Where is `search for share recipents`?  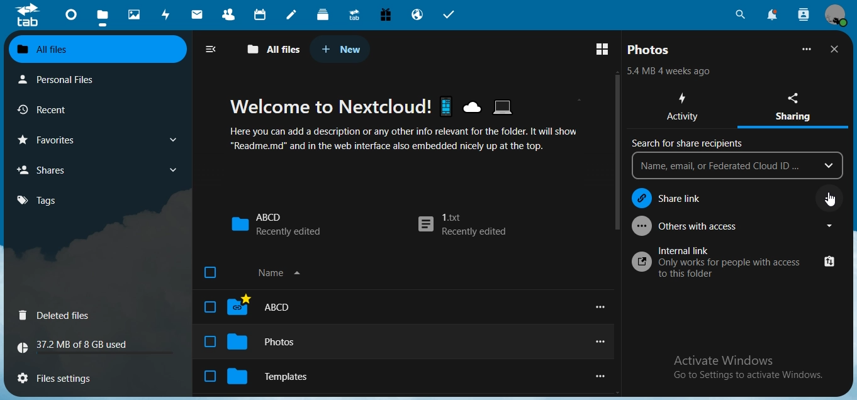
search for share recipents is located at coordinates (690, 145).